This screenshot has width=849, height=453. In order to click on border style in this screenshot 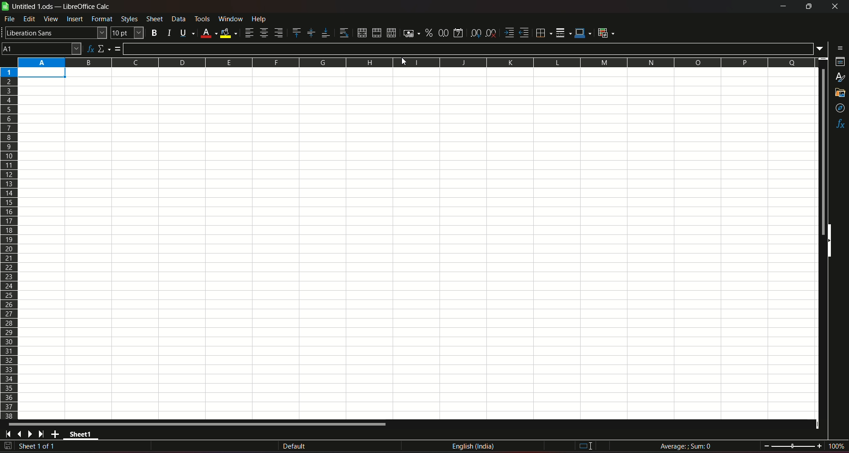, I will do `click(564, 32)`.